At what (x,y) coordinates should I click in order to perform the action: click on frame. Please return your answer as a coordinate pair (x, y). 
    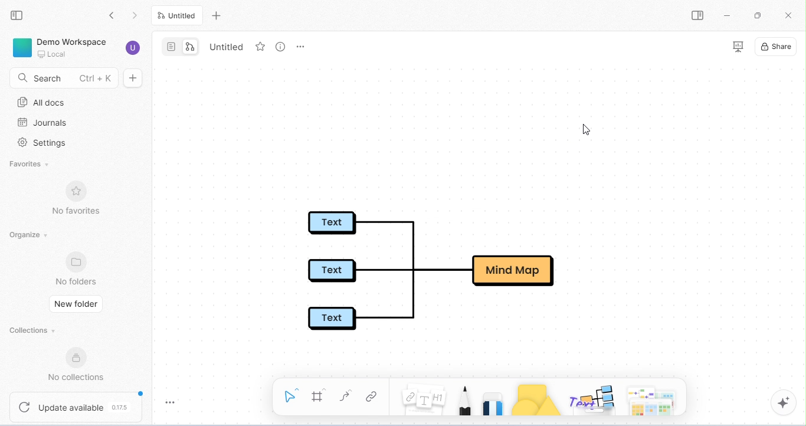
    Looking at the image, I should click on (319, 396).